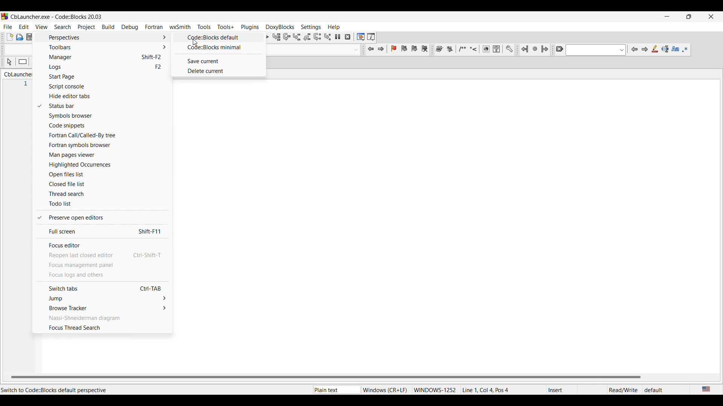 The width and height of the screenshot is (723, 406). What do you see at coordinates (105, 245) in the screenshot?
I see `Focus editor` at bounding box center [105, 245].